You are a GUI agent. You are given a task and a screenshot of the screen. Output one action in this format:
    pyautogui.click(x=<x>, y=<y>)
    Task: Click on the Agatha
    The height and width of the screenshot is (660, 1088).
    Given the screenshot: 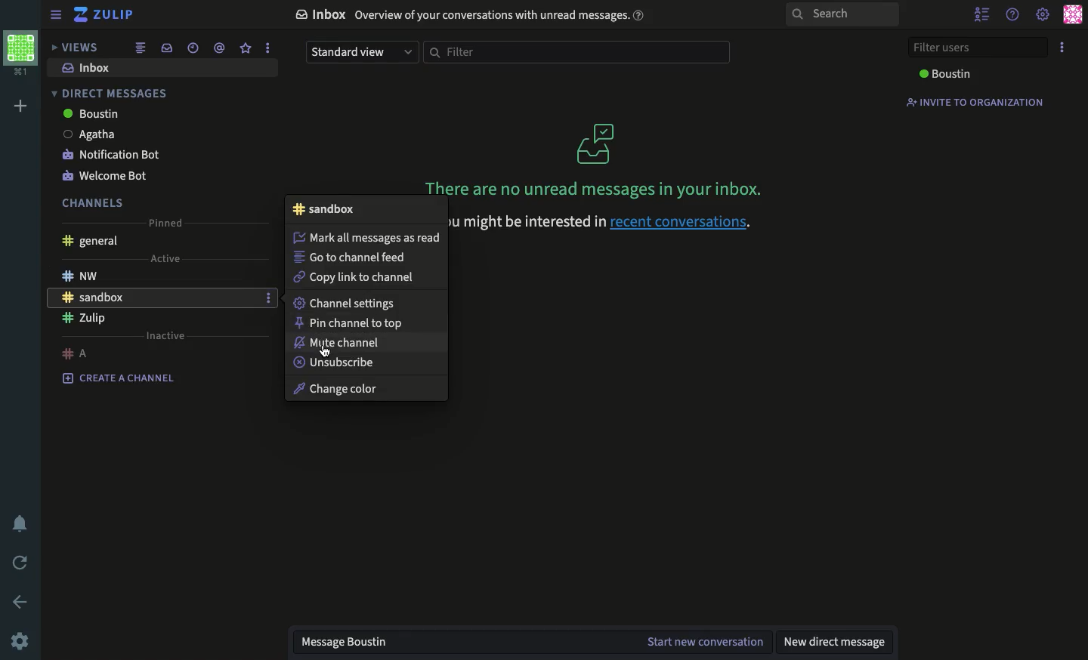 What is the action you would take?
    pyautogui.click(x=91, y=135)
    